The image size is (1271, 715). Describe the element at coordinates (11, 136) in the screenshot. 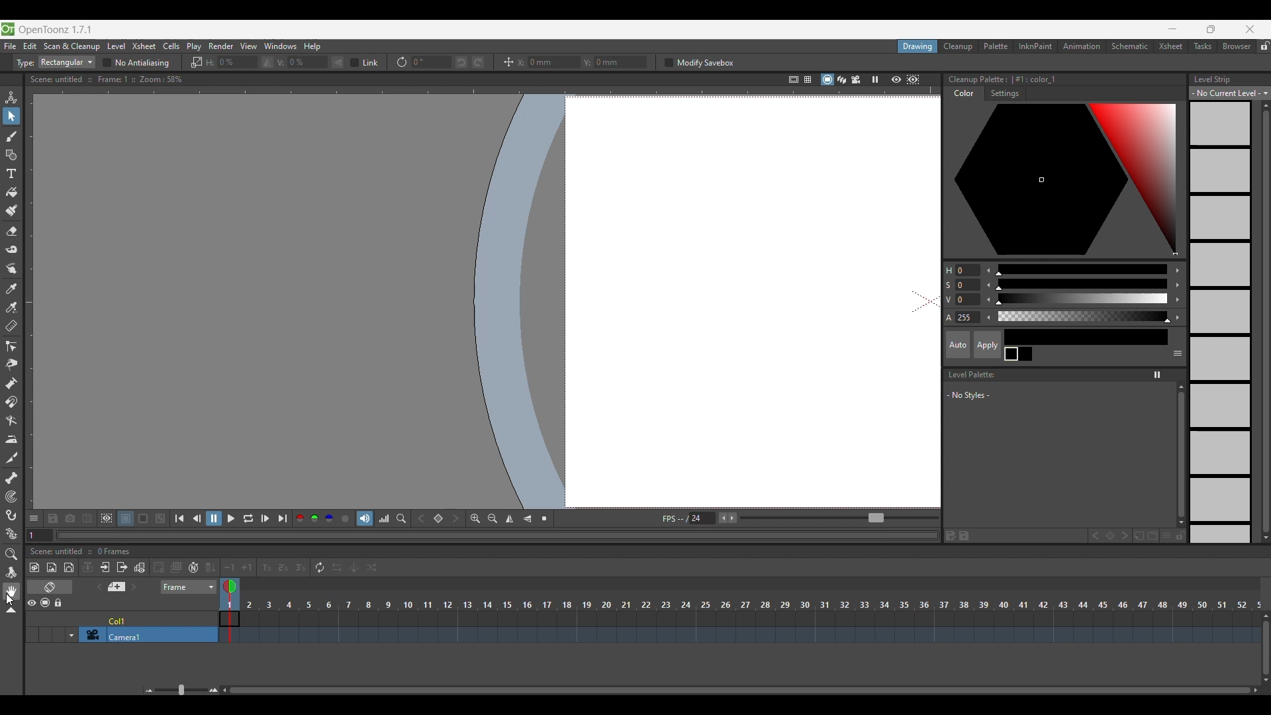

I see `Brush tool` at that location.